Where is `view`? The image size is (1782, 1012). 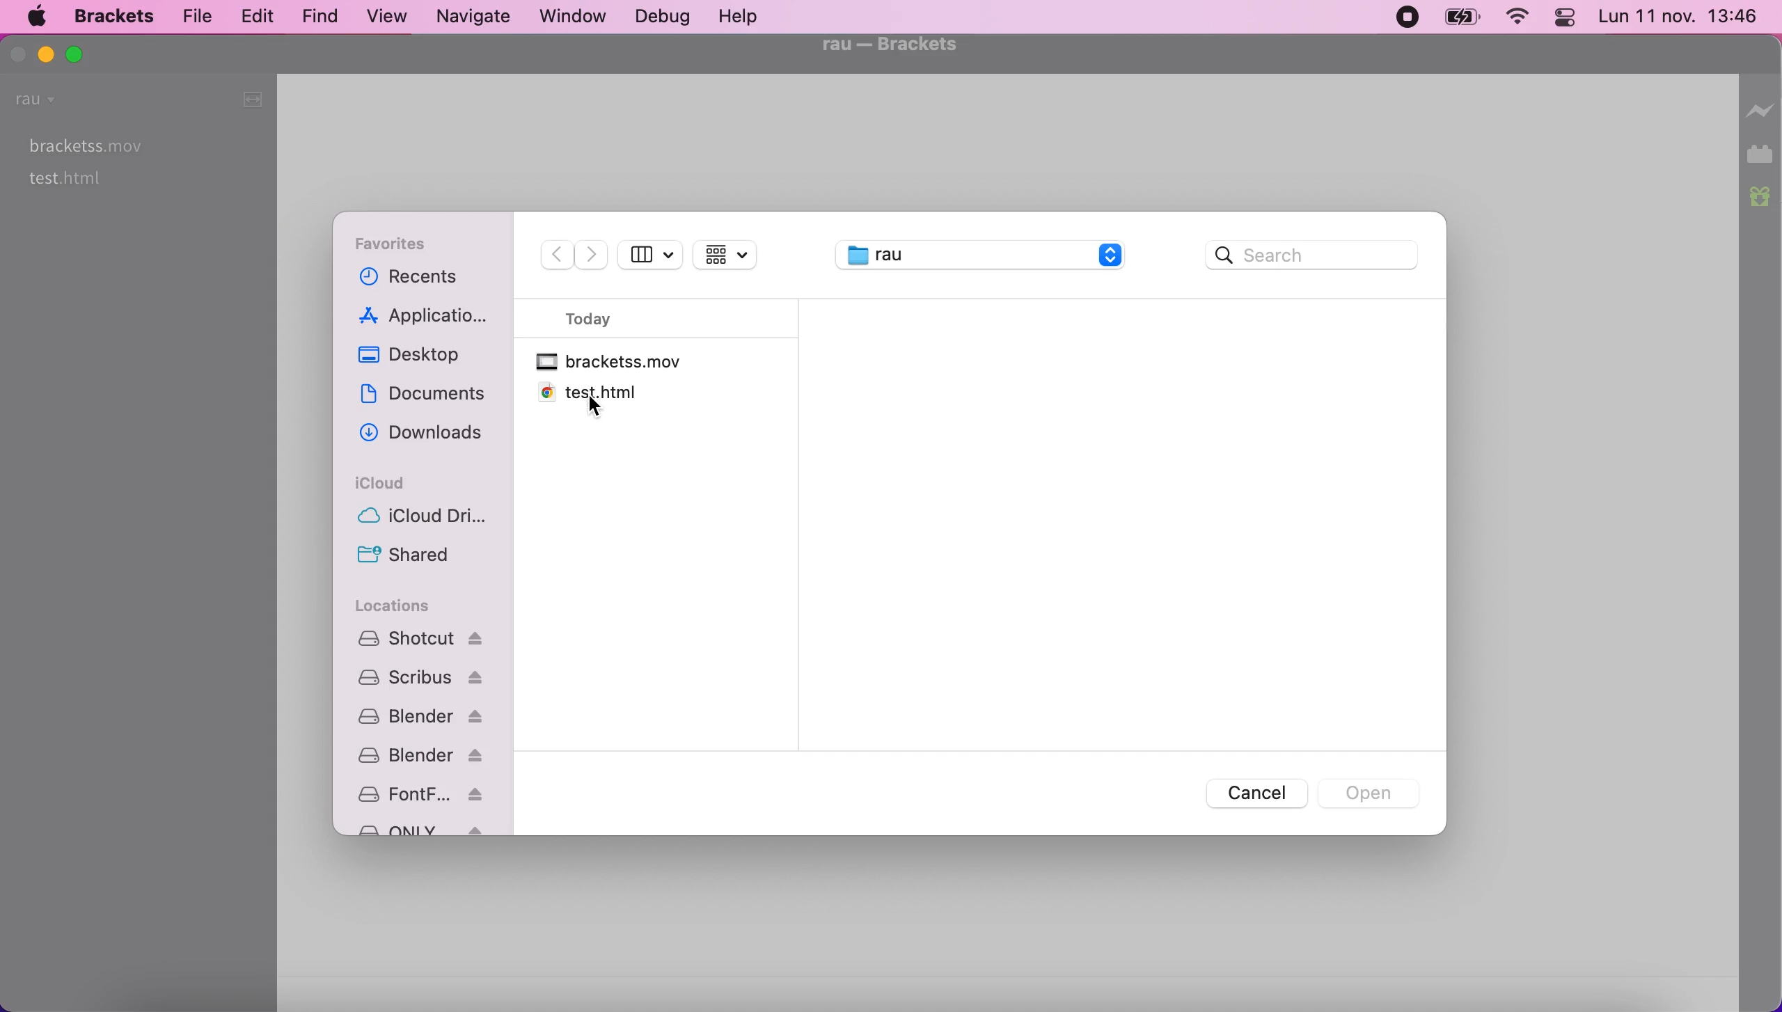 view is located at coordinates (388, 19).